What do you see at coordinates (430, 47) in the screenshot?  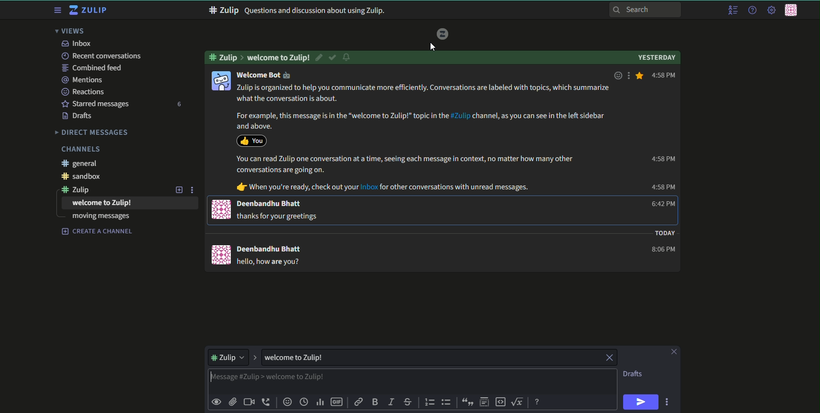 I see `cursor` at bounding box center [430, 47].